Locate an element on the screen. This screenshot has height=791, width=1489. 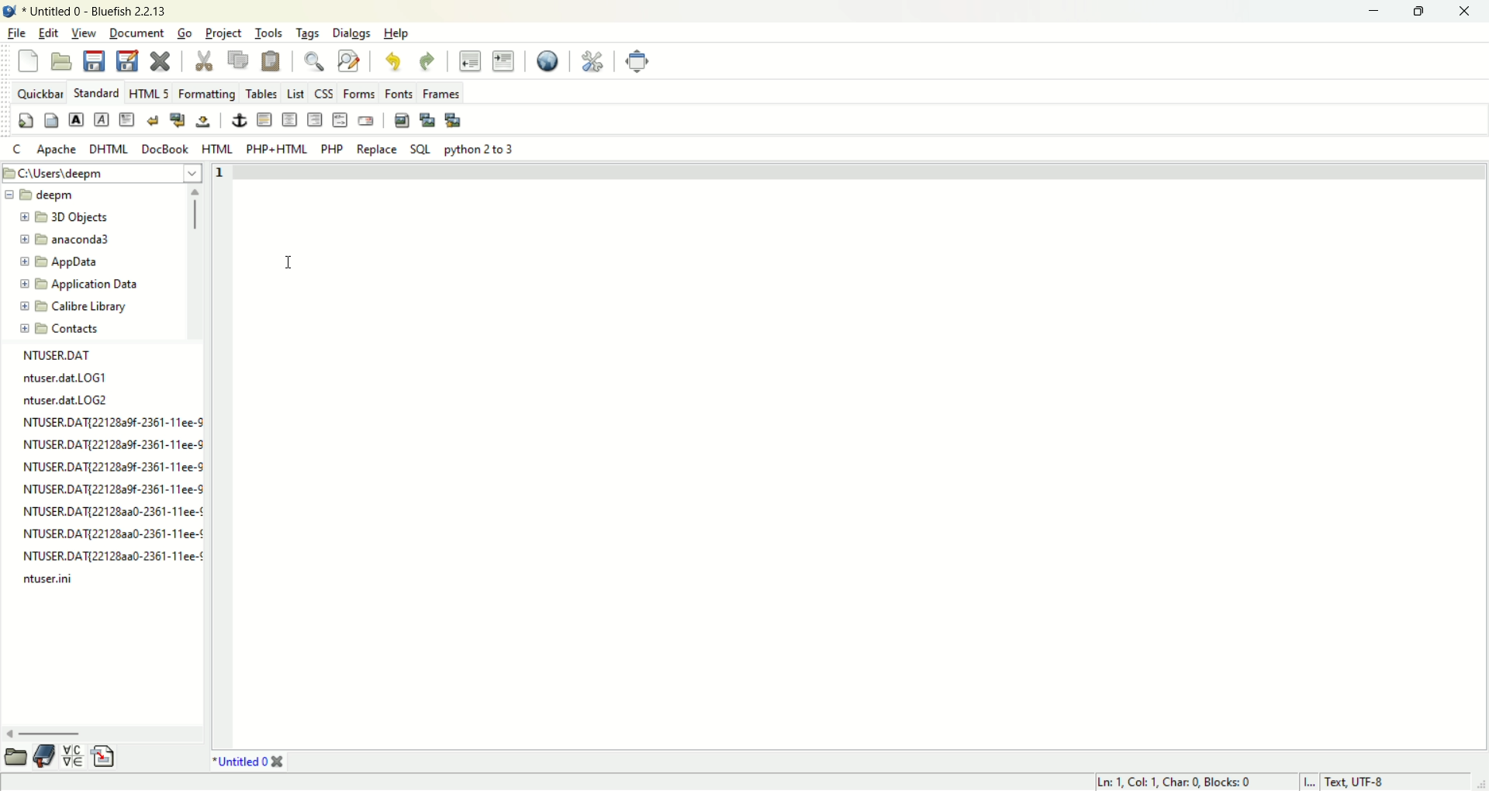
bookmarks is located at coordinates (44, 757).